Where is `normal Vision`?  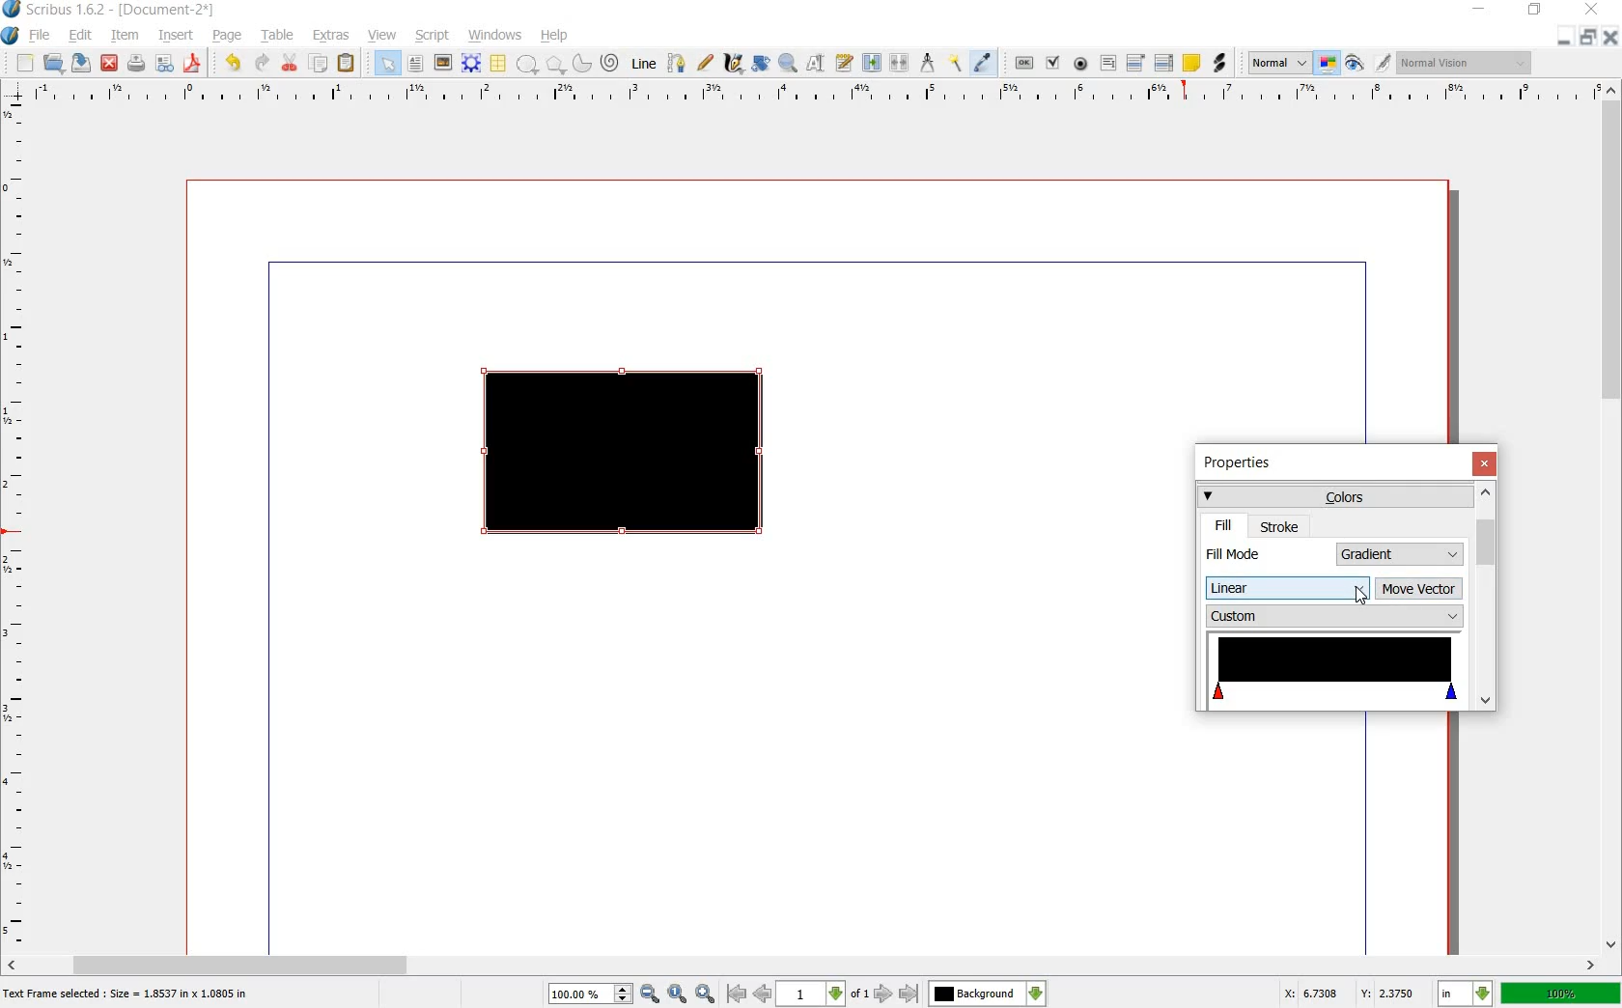
normal Vision is located at coordinates (1468, 62).